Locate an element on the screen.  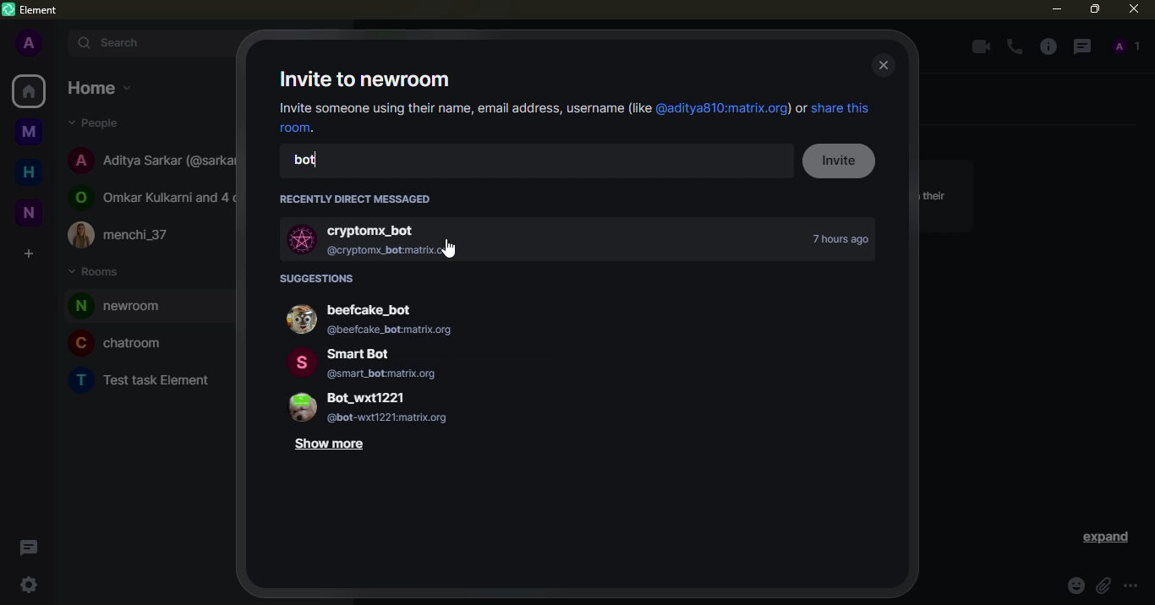
minimize is located at coordinates (1054, 10).